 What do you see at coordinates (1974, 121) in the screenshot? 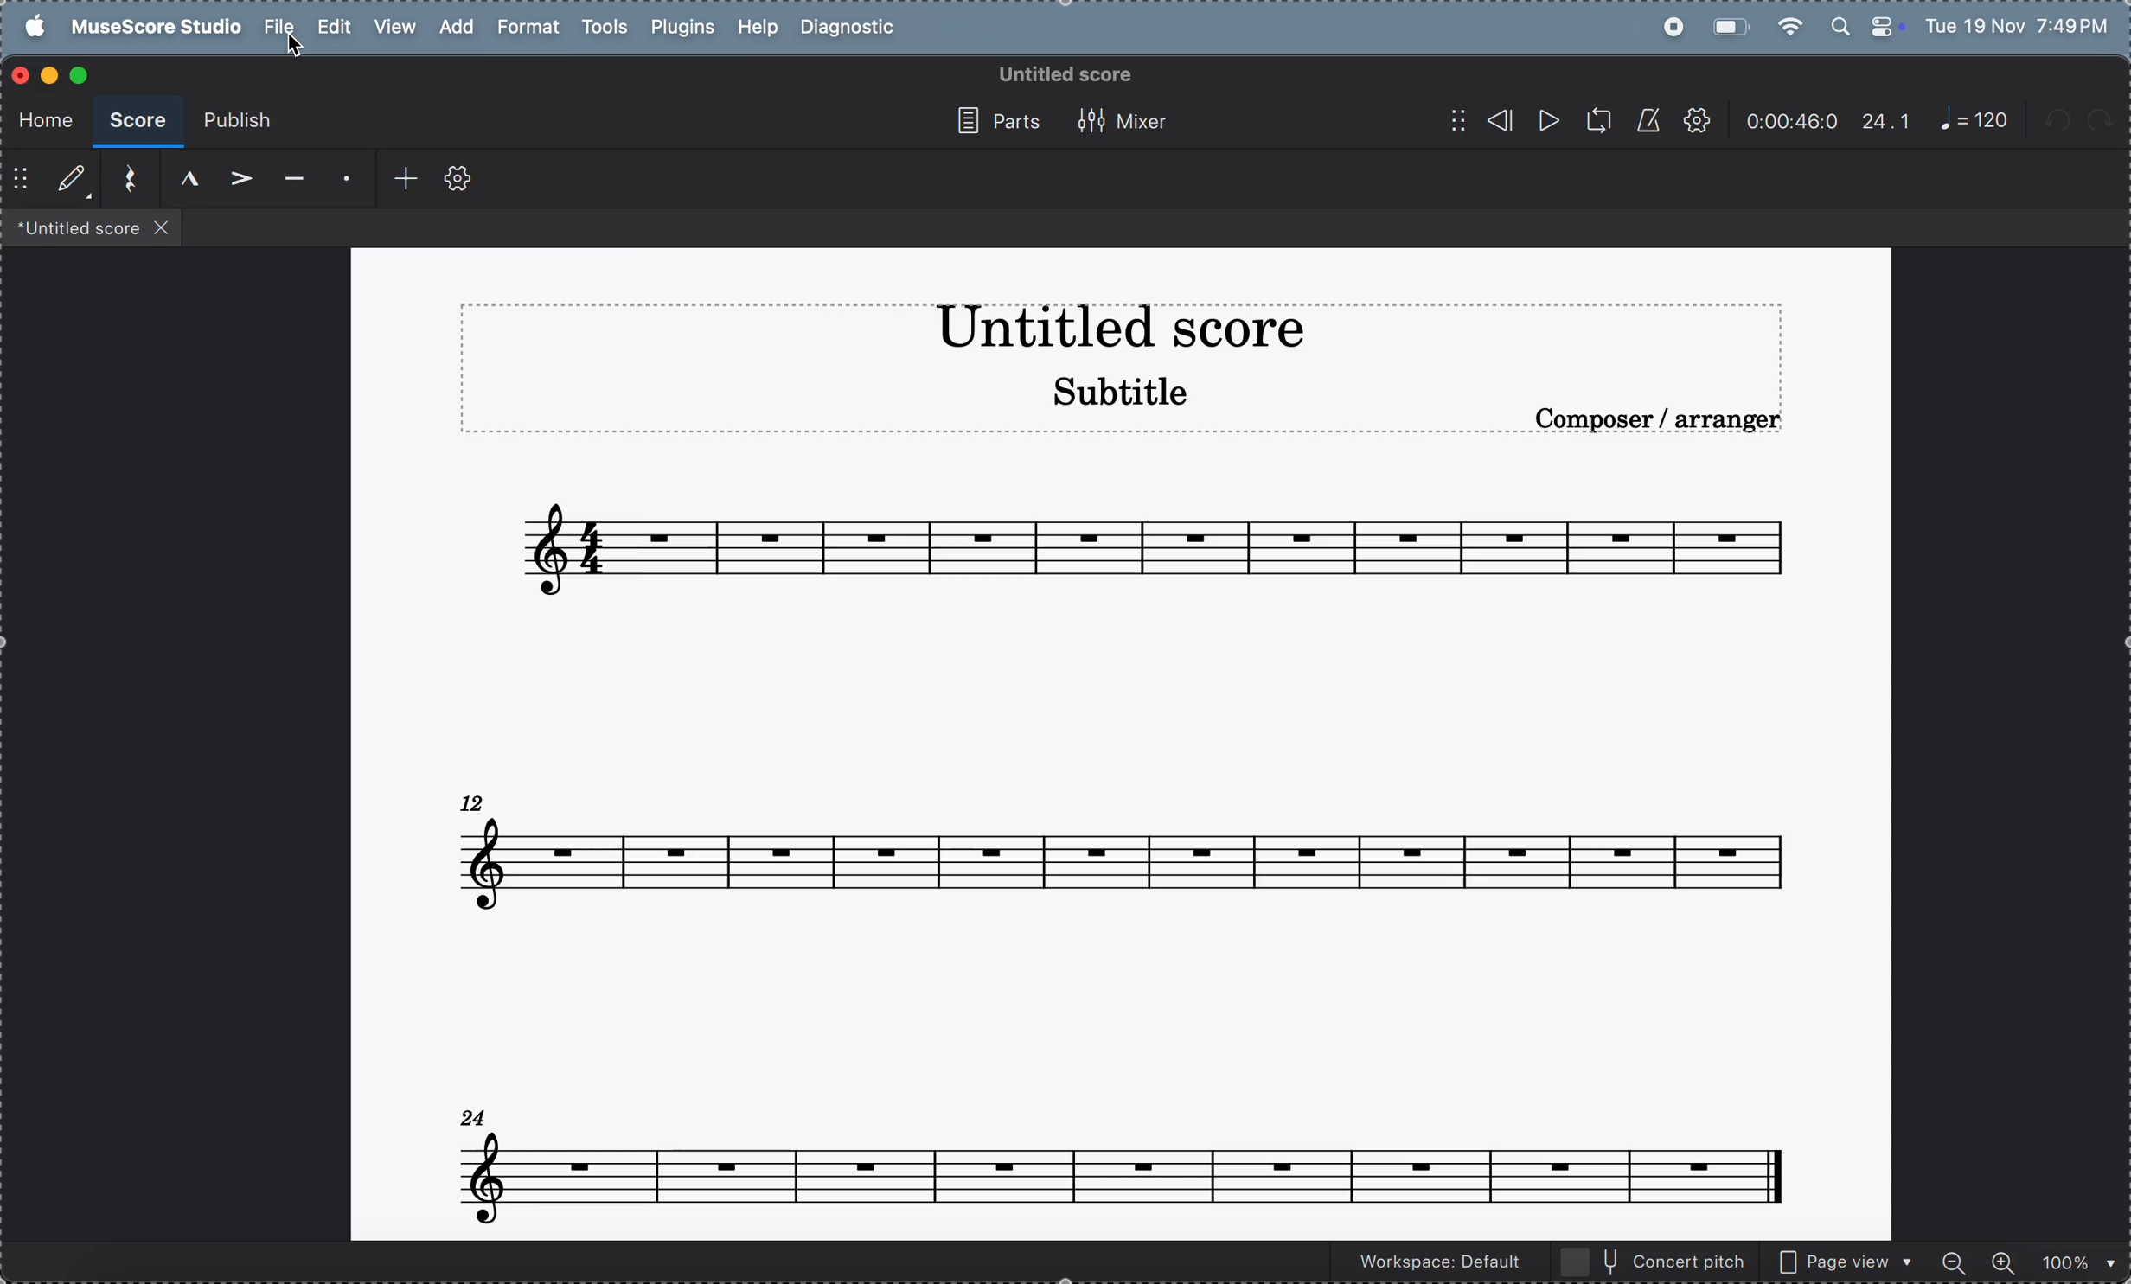
I see `note 120` at bounding box center [1974, 121].